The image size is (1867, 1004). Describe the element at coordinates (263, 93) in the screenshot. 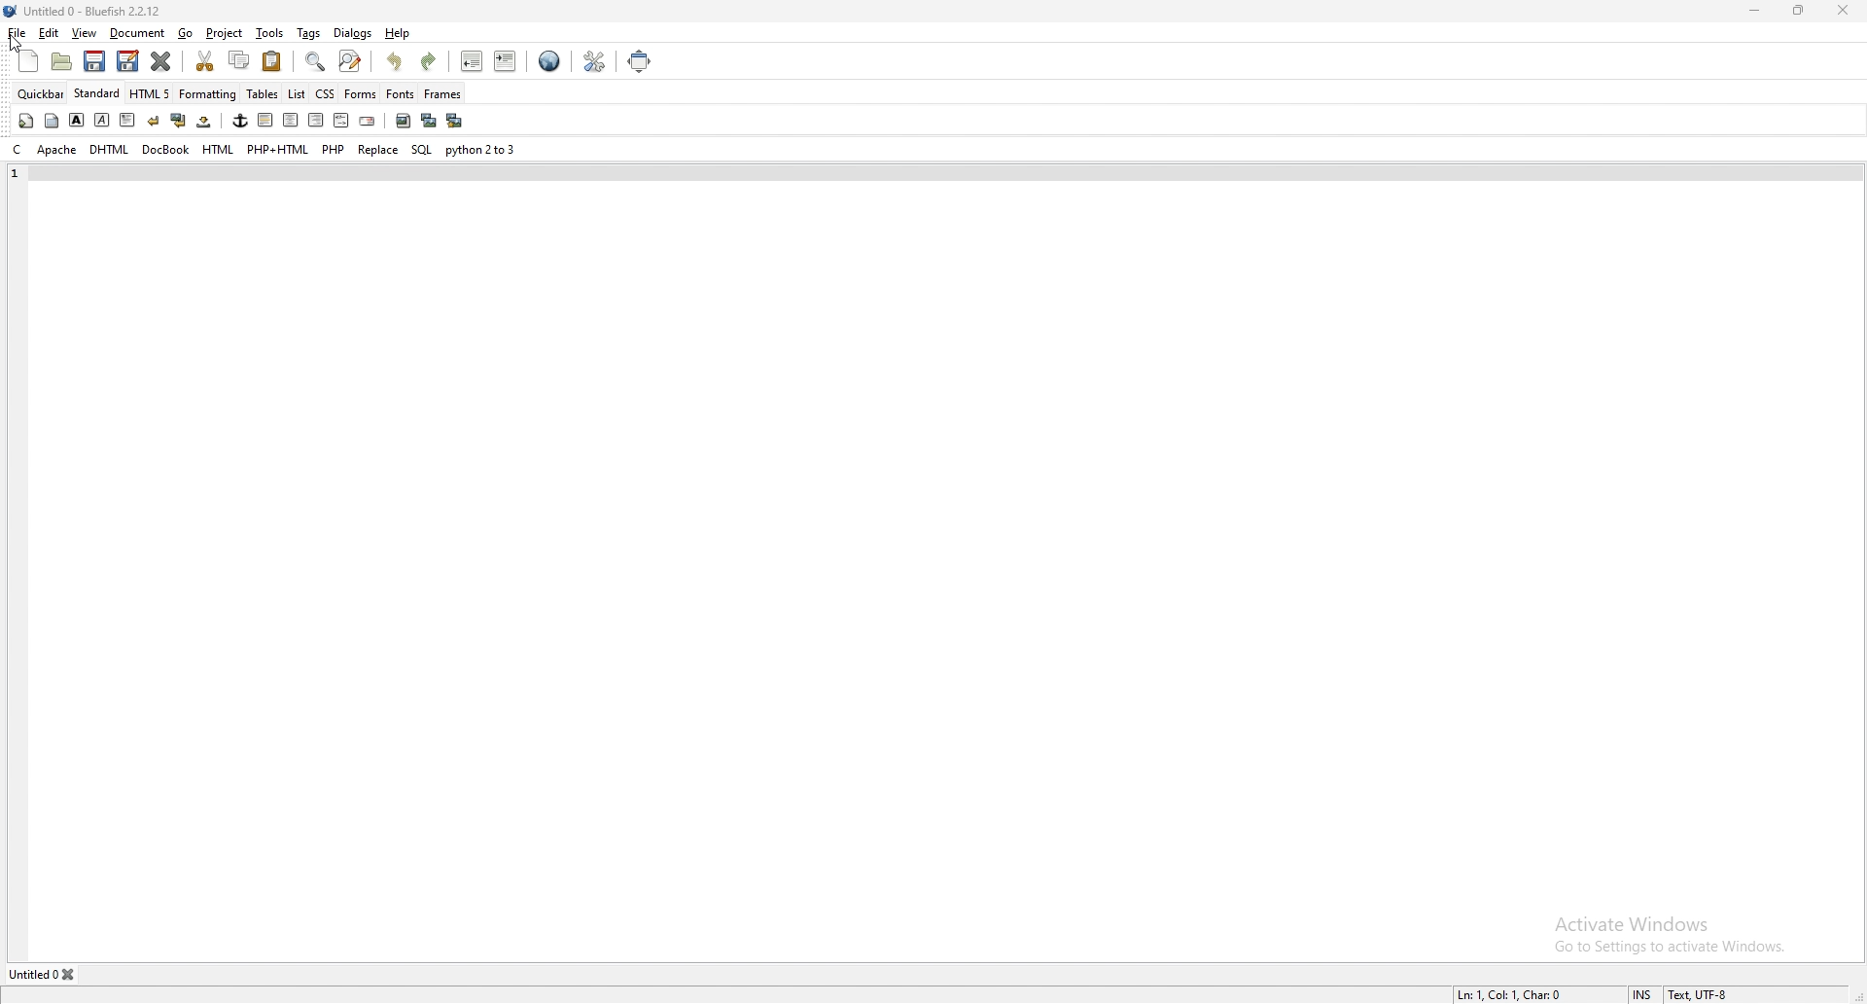

I see `tables` at that location.